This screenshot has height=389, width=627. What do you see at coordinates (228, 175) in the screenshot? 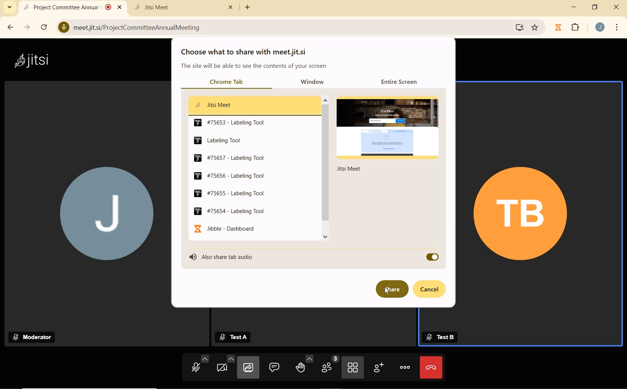
I see `#75656 - Labeling Tool` at bounding box center [228, 175].